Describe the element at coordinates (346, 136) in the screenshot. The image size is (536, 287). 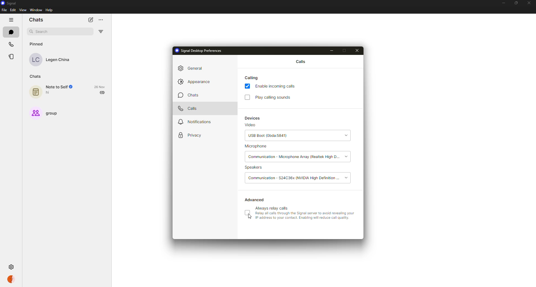
I see `drop down` at that location.